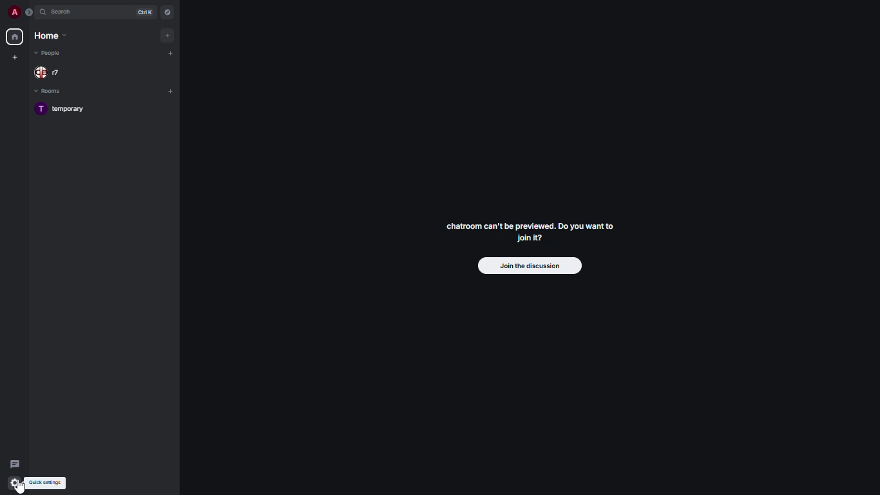 The image size is (880, 495). I want to click on chatroom can't be previewed, so click(531, 230).